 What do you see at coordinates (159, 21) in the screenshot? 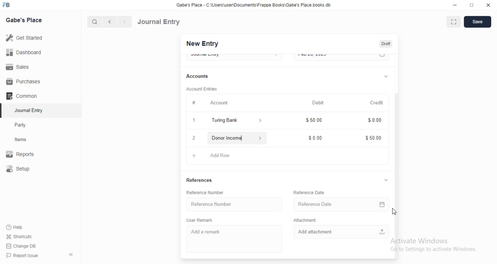
I see `Journal Entry` at bounding box center [159, 21].